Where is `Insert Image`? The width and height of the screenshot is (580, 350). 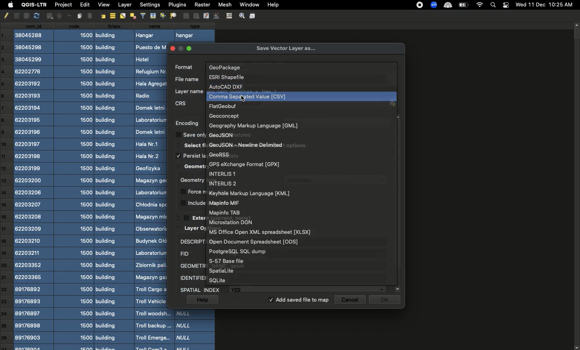 Insert Image is located at coordinates (80, 16).